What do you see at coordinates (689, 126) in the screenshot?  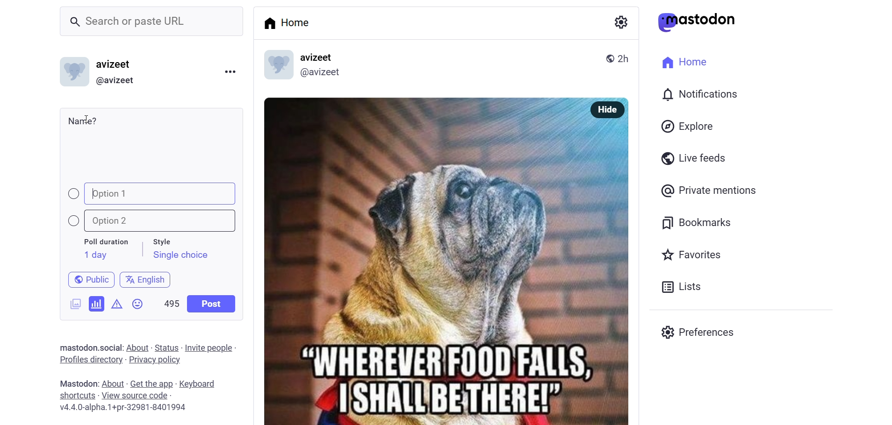 I see `explore` at bounding box center [689, 126].